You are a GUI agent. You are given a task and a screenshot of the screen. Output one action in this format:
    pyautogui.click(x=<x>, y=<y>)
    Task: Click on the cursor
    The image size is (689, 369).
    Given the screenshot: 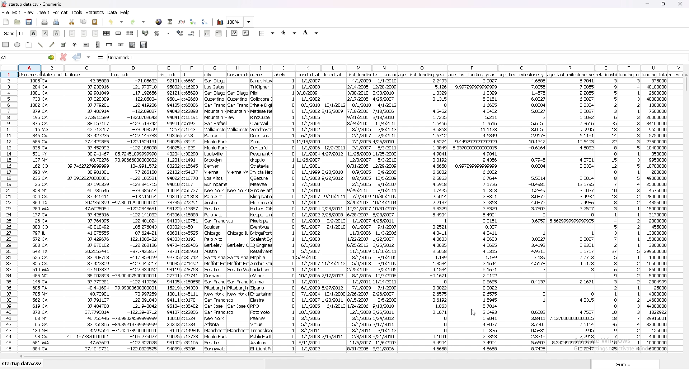 What is the action you would take?
    pyautogui.click(x=473, y=312)
    